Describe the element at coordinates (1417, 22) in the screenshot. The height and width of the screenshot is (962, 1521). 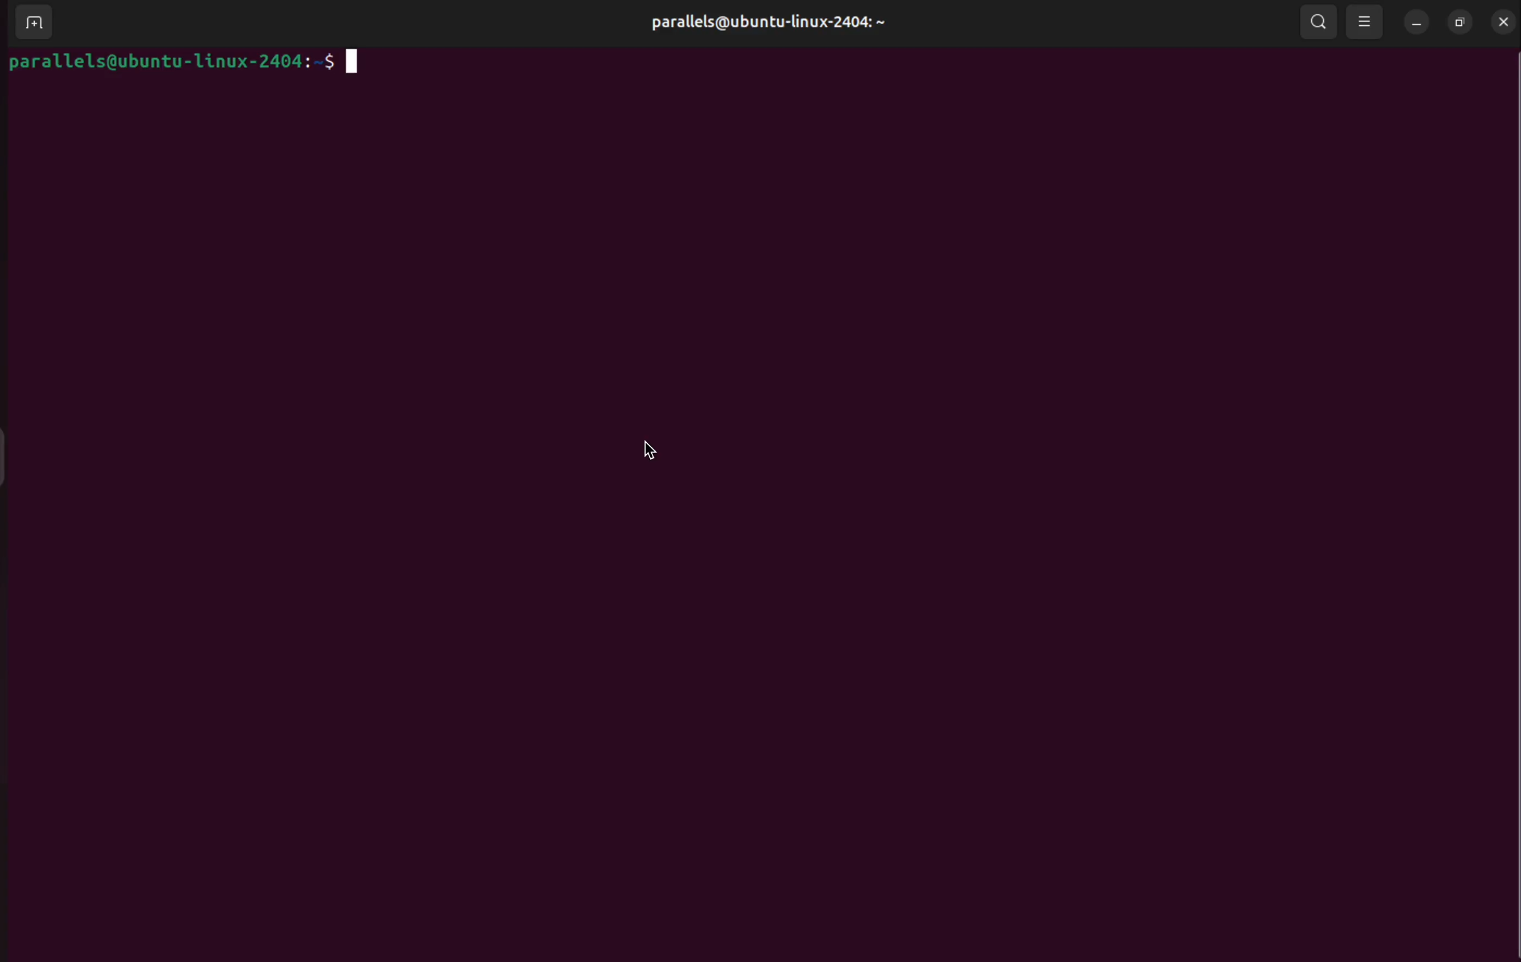
I see `minimize` at that location.